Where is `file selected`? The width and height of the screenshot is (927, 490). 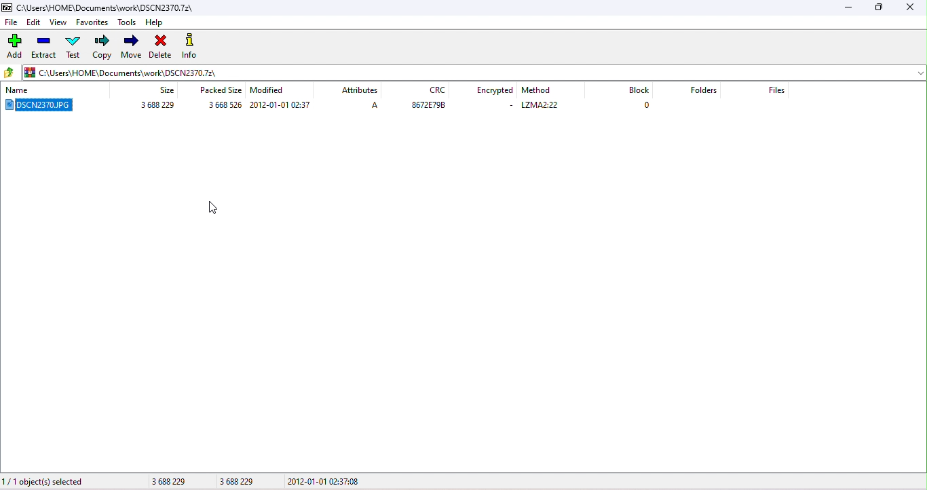 file selected is located at coordinates (47, 107).